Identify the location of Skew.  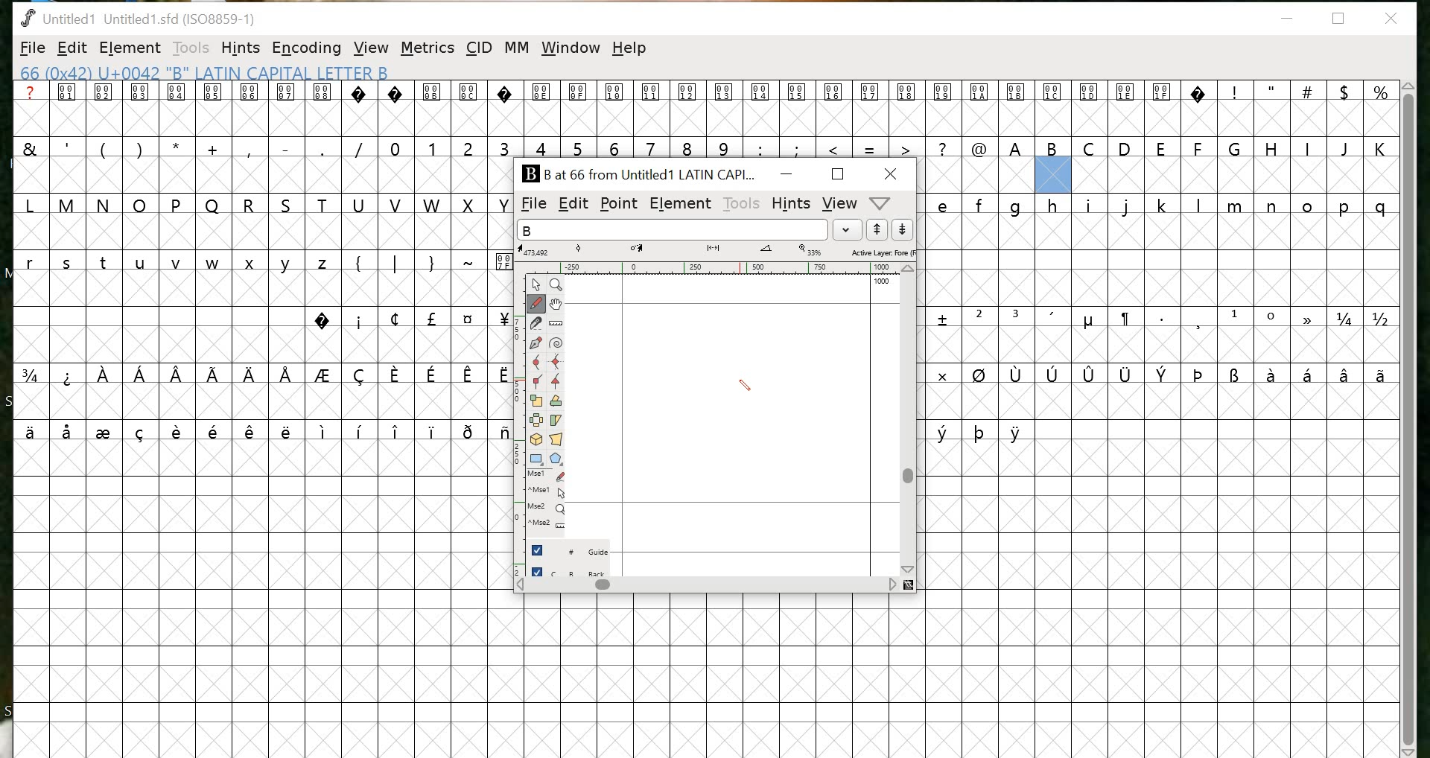
(556, 422).